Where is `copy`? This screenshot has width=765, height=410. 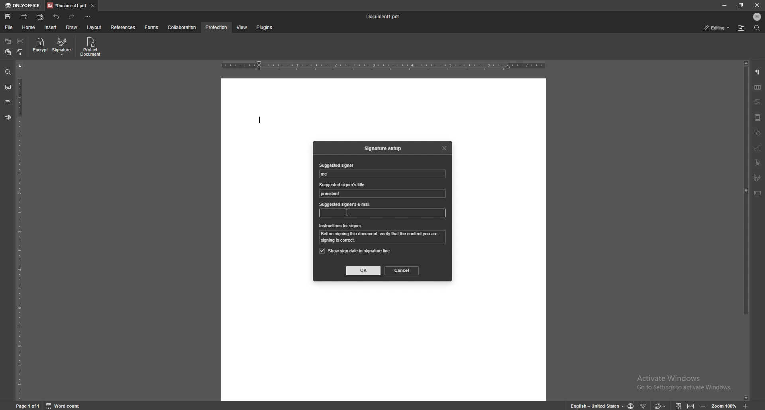
copy is located at coordinates (8, 41).